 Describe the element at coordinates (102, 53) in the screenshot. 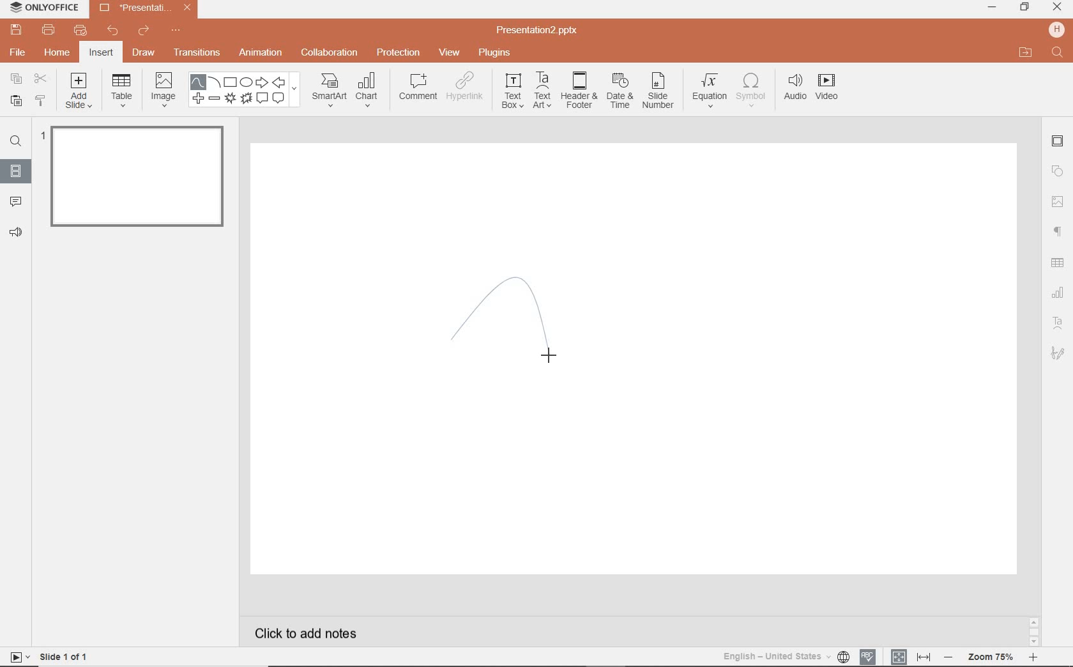

I see `INSERT` at that location.